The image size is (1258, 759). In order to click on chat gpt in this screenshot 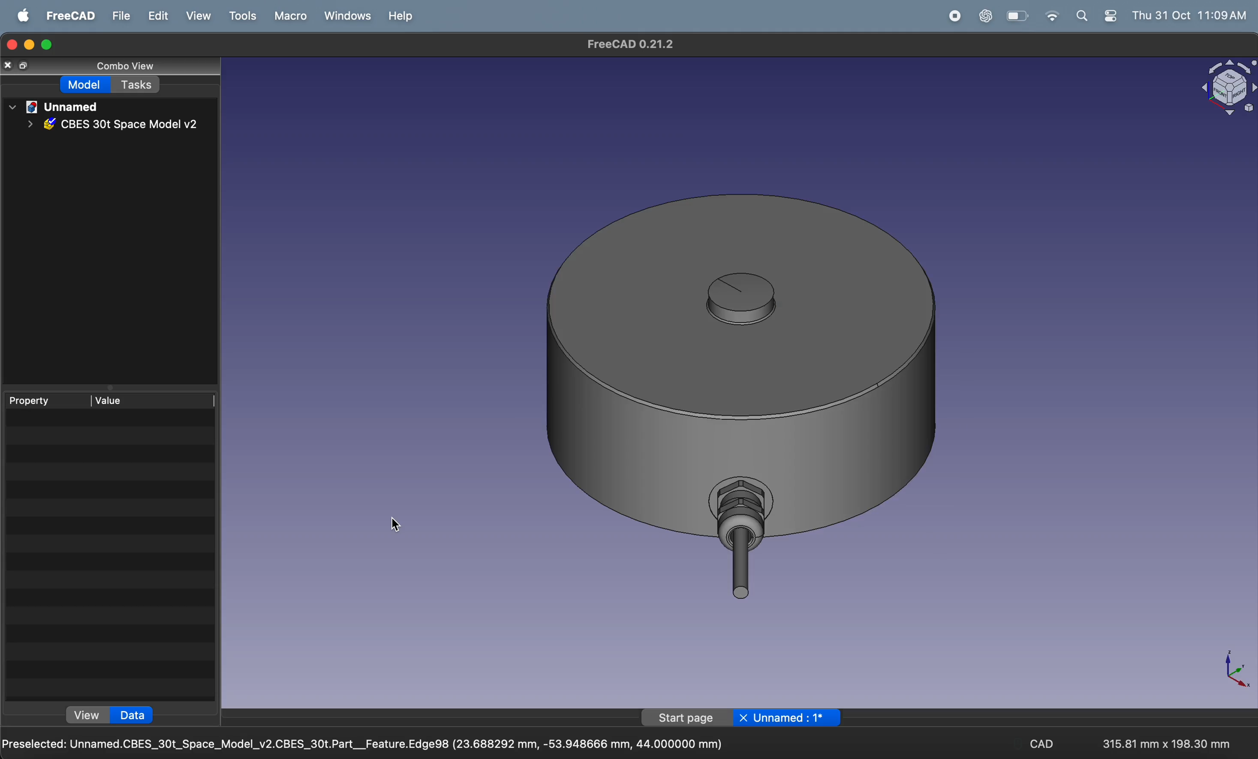, I will do `click(985, 17)`.